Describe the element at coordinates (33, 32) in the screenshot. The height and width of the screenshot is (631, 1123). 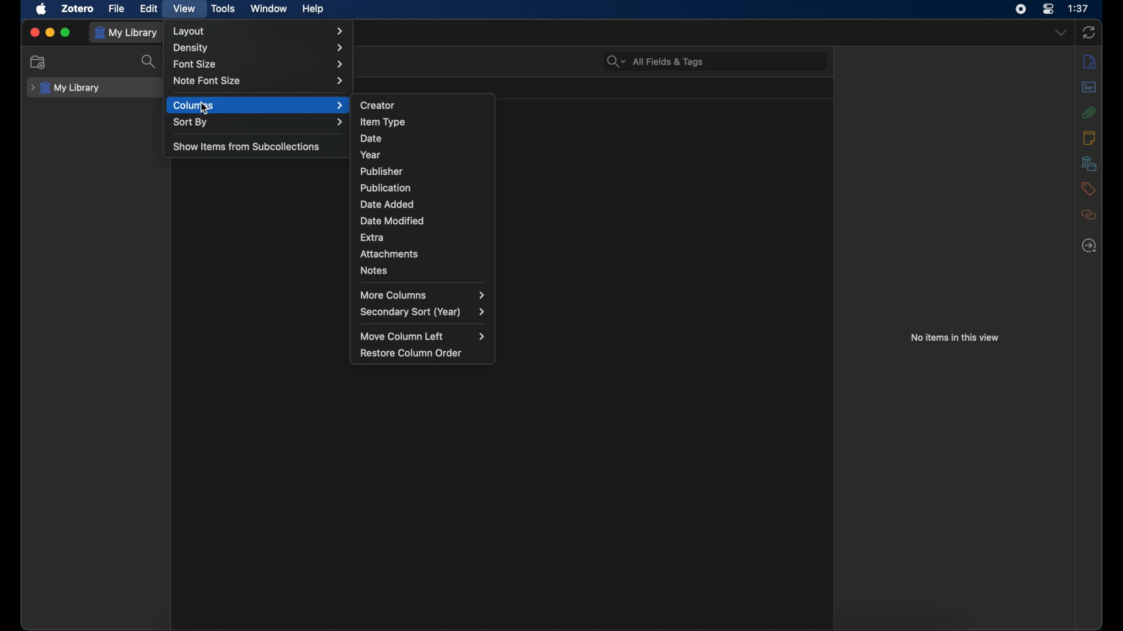
I see `close` at that location.